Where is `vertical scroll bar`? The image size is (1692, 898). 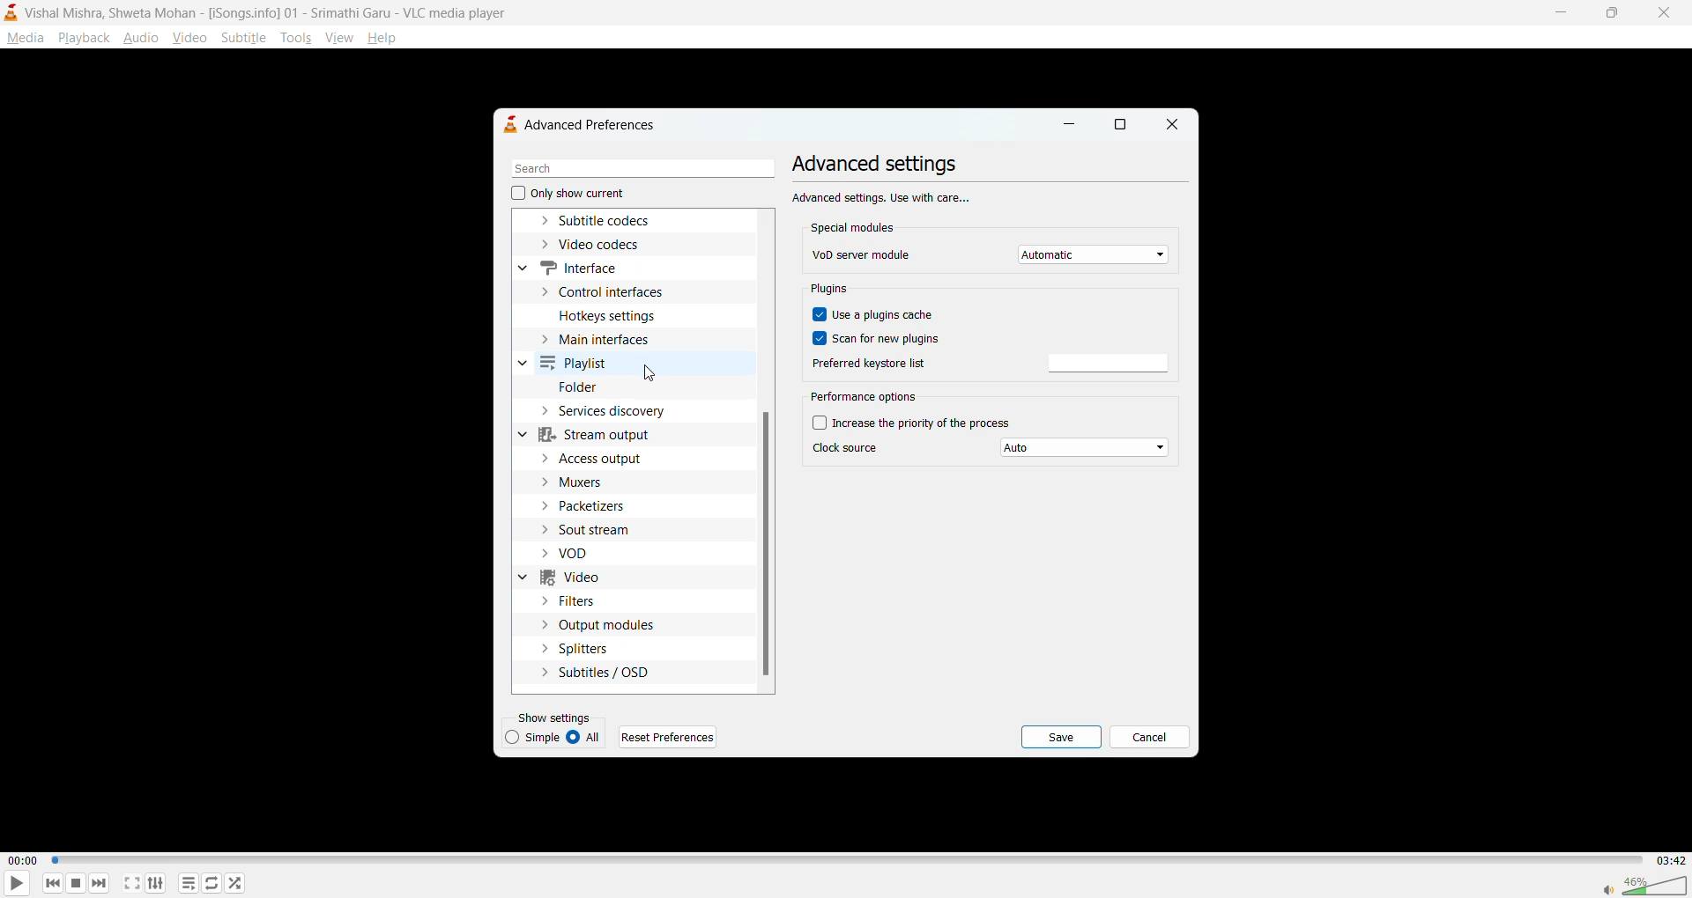 vertical scroll bar is located at coordinates (767, 544).